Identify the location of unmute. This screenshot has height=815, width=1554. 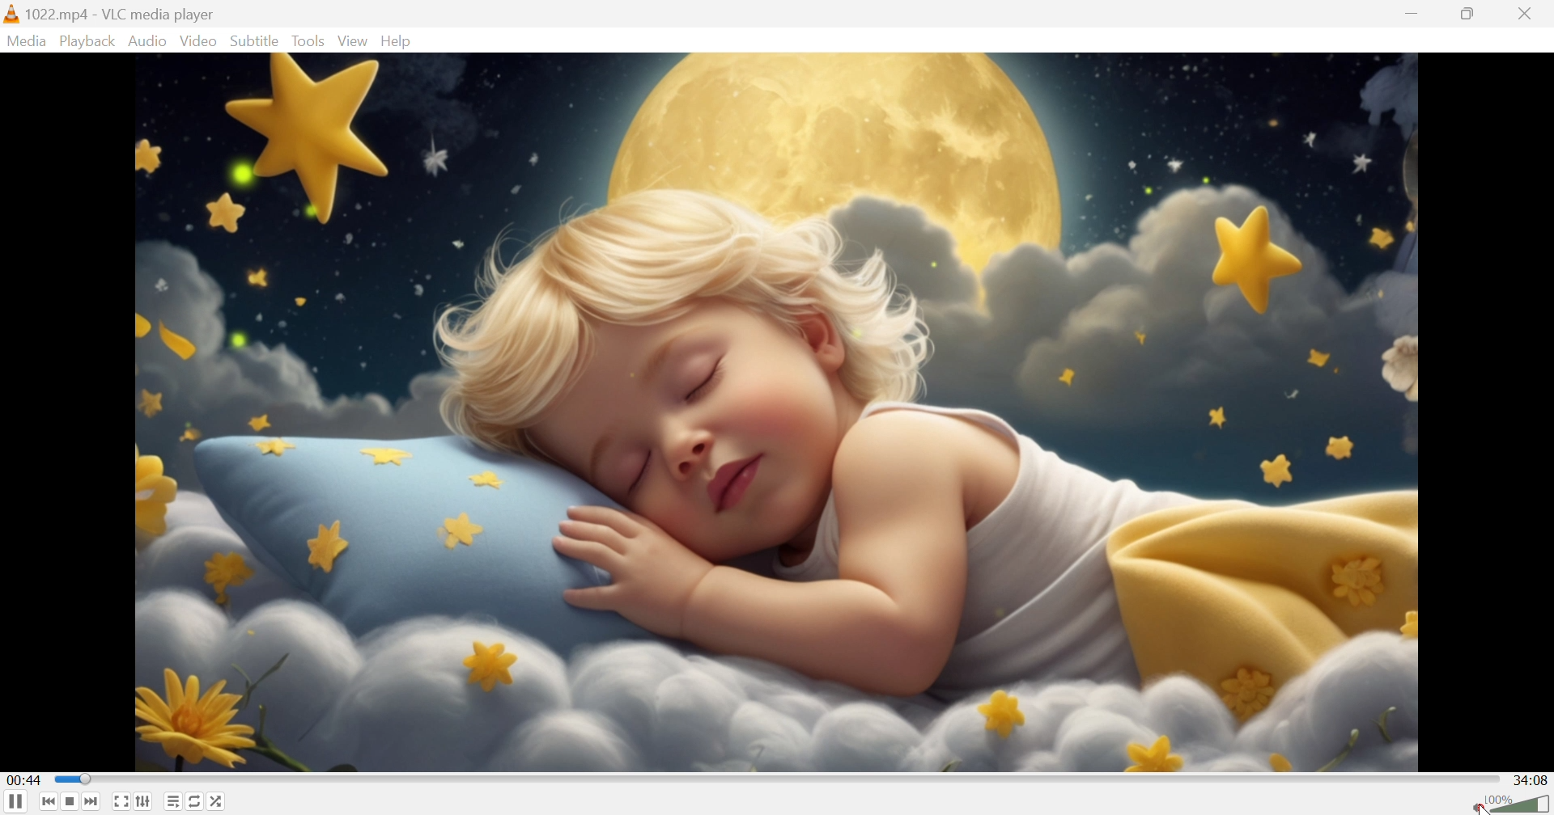
(1478, 806).